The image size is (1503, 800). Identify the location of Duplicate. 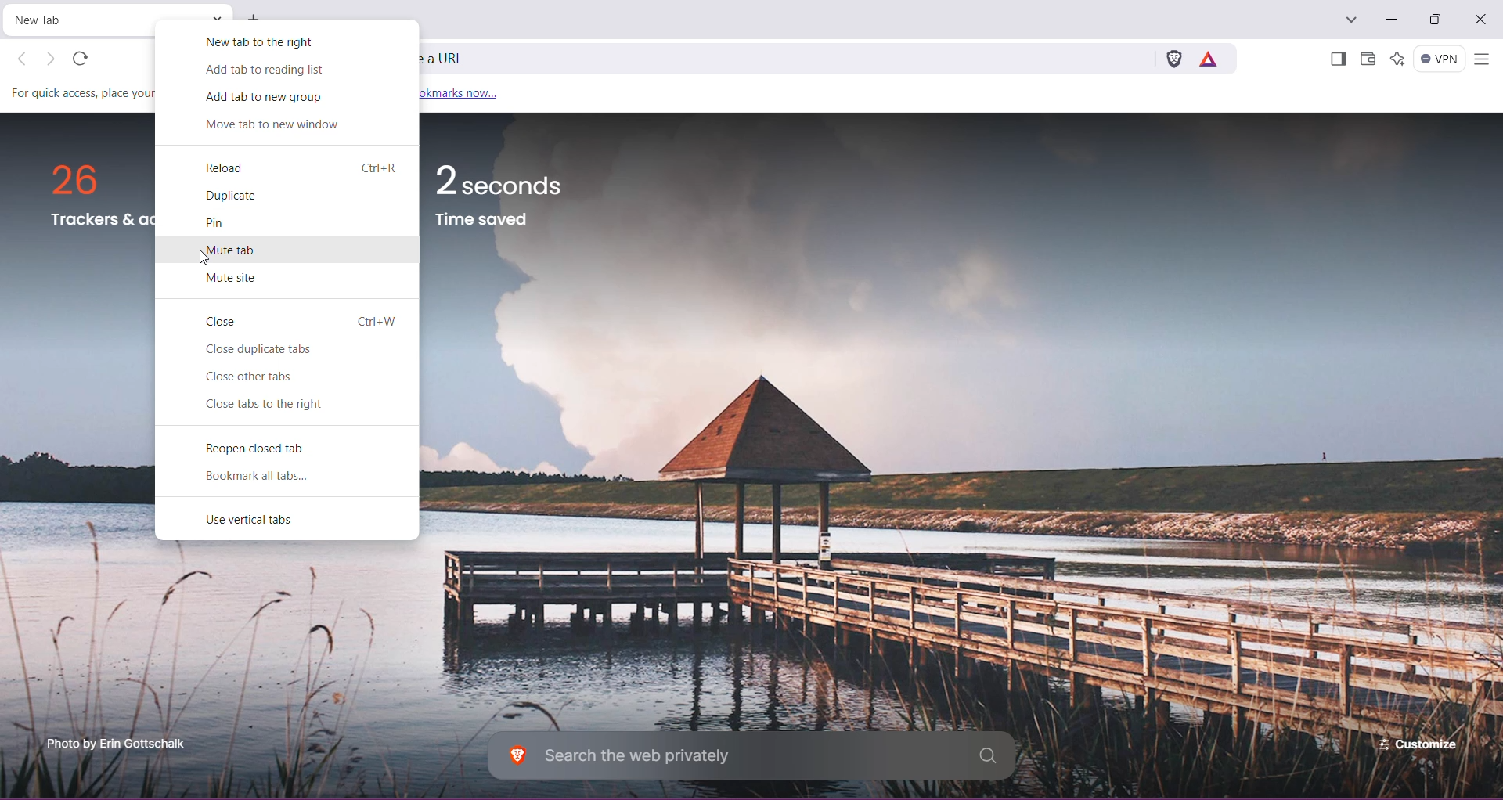
(231, 196).